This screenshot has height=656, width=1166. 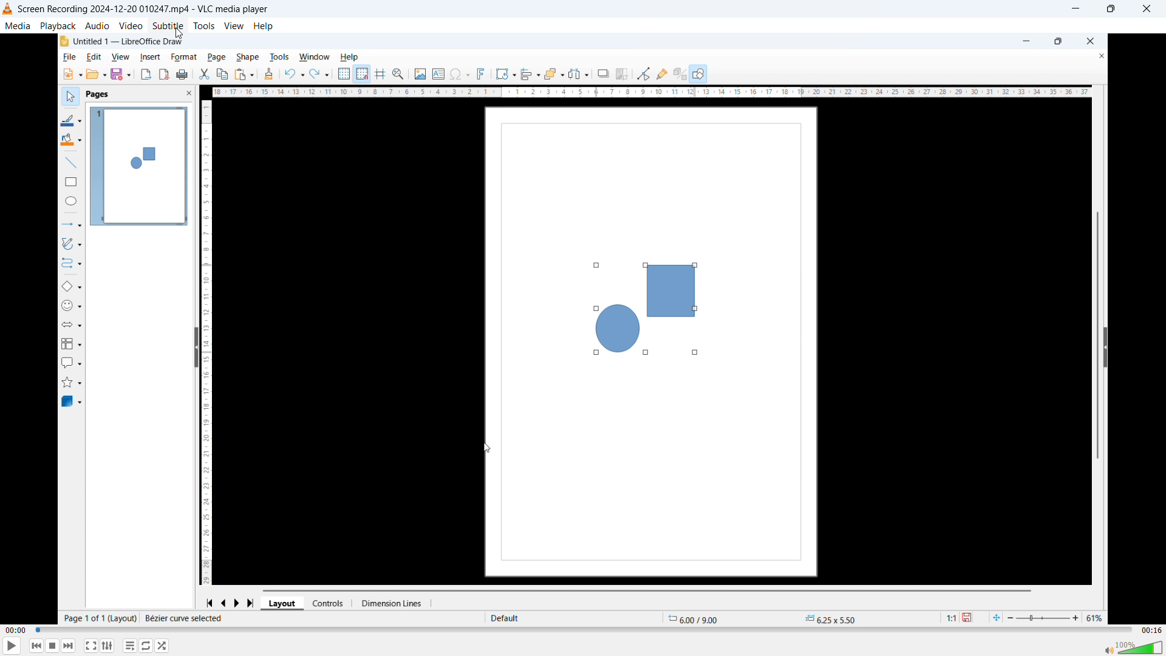 What do you see at coordinates (382, 74) in the screenshot?
I see `helpline while moving` at bounding box center [382, 74].